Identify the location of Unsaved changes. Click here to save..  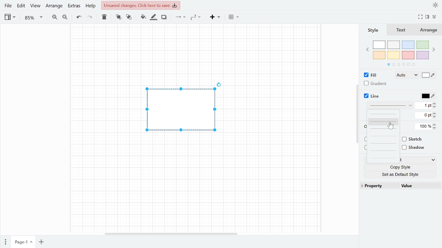
(141, 4).